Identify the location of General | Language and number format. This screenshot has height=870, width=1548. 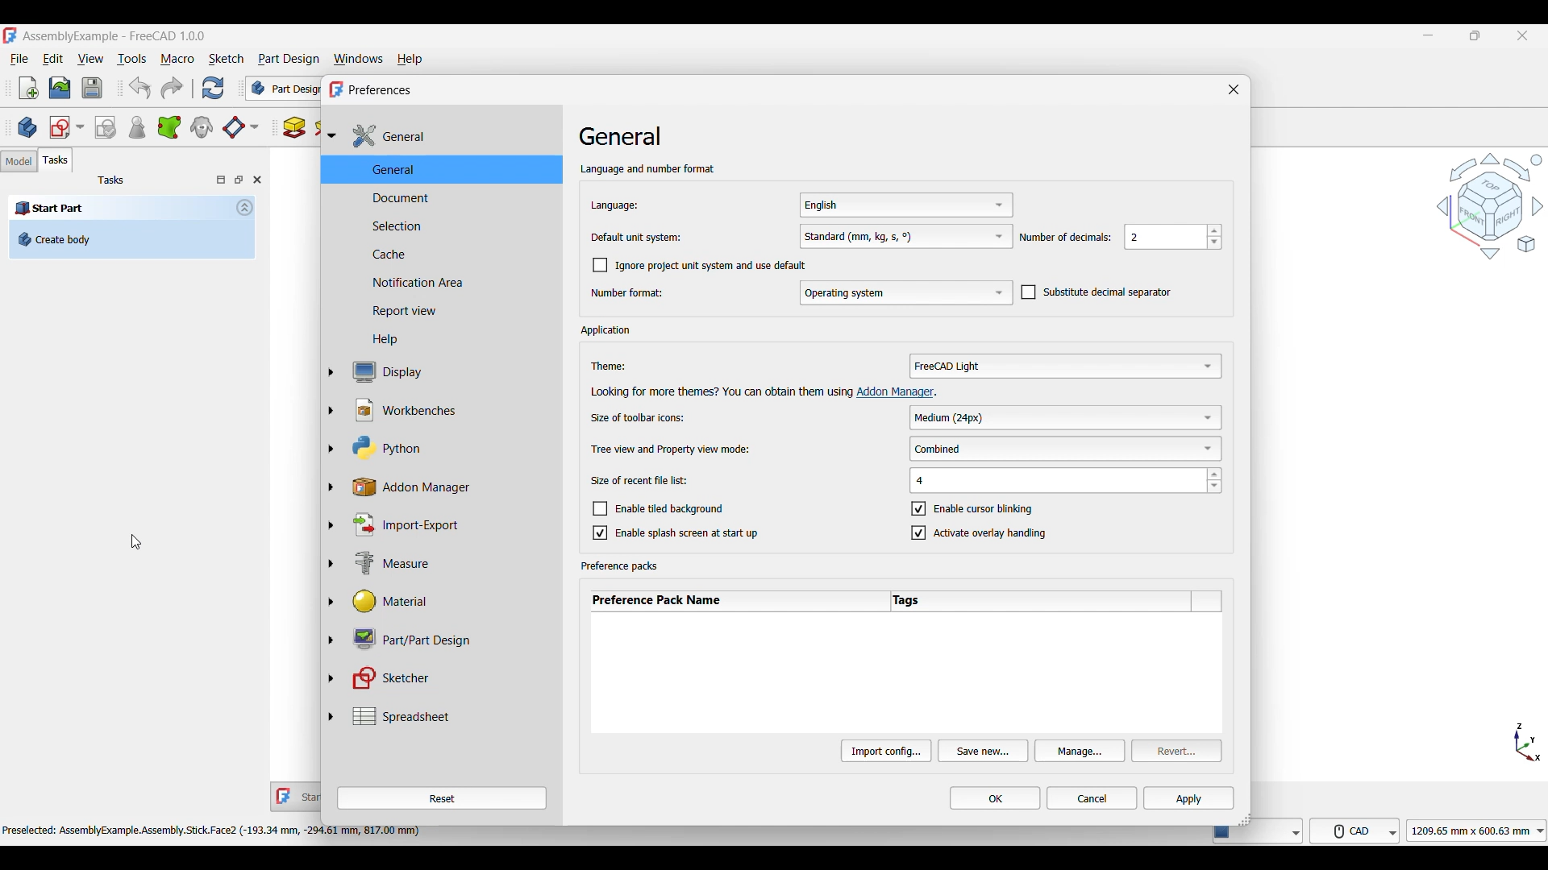
(647, 150).